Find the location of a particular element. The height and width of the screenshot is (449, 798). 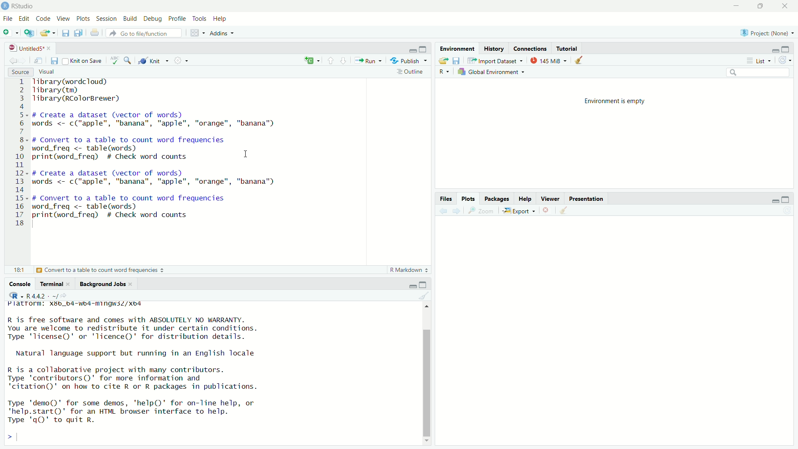

Back is located at coordinates (441, 210).